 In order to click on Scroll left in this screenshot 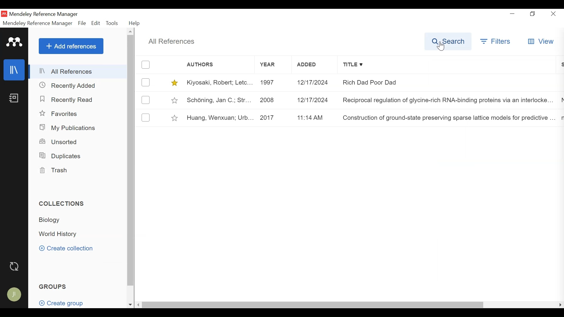, I will do `click(139, 305)`.